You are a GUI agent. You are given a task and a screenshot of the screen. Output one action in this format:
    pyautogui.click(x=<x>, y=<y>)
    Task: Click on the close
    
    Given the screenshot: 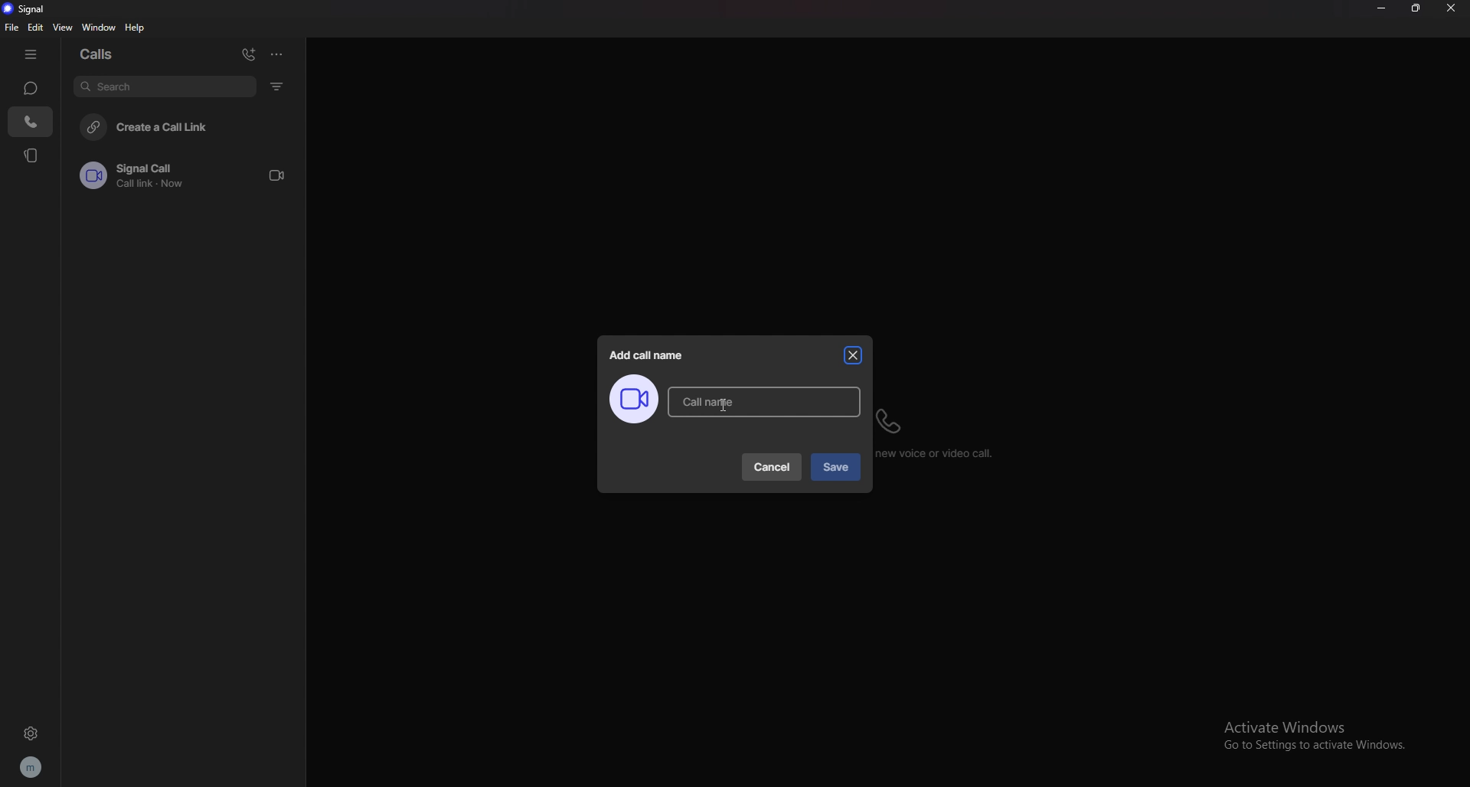 What is the action you would take?
    pyautogui.click(x=1451, y=8)
    